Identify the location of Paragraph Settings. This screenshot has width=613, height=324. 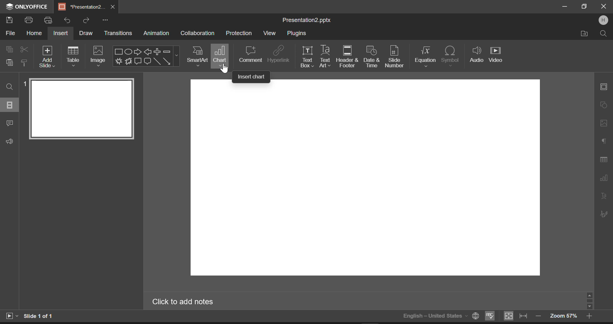
(604, 140).